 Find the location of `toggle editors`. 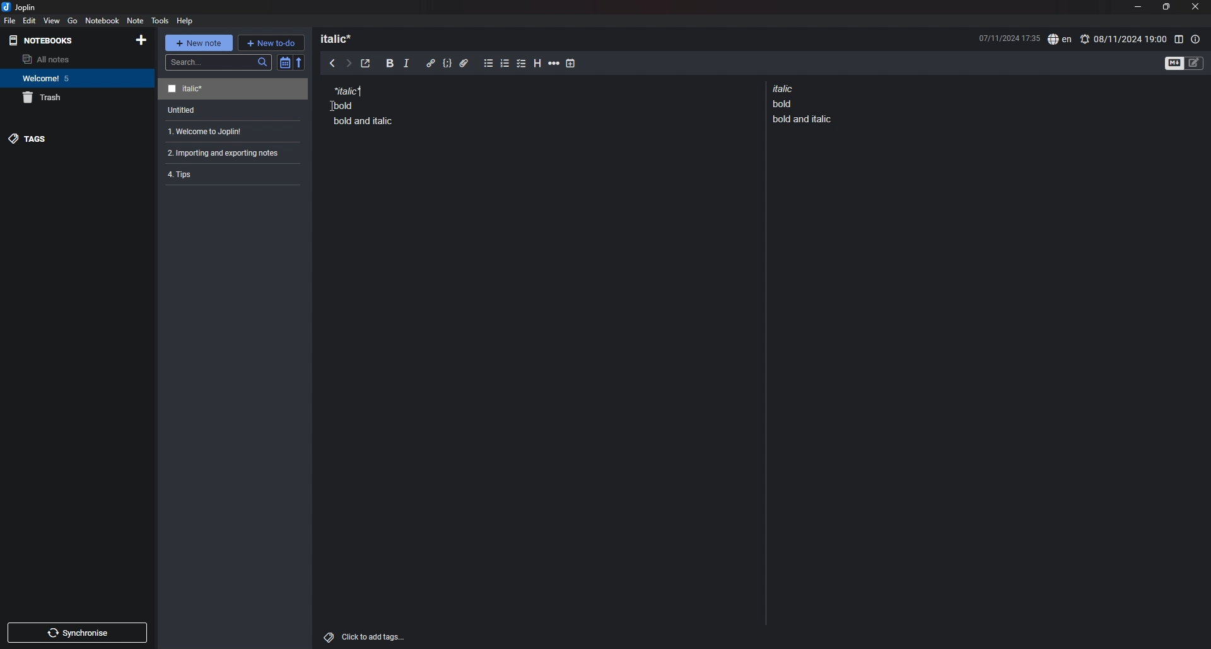

toggle editors is located at coordinates (1185, 62).